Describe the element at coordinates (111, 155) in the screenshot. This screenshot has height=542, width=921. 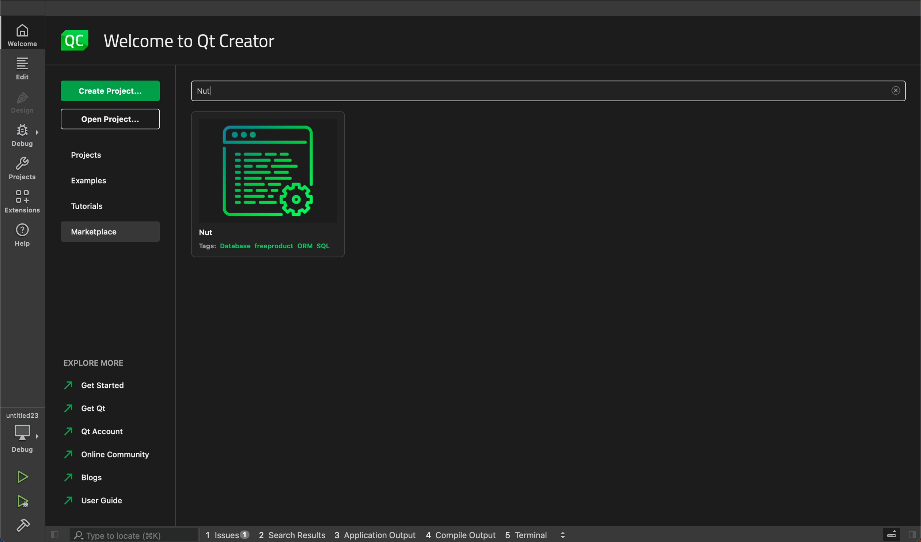
I see `projects` at that location.